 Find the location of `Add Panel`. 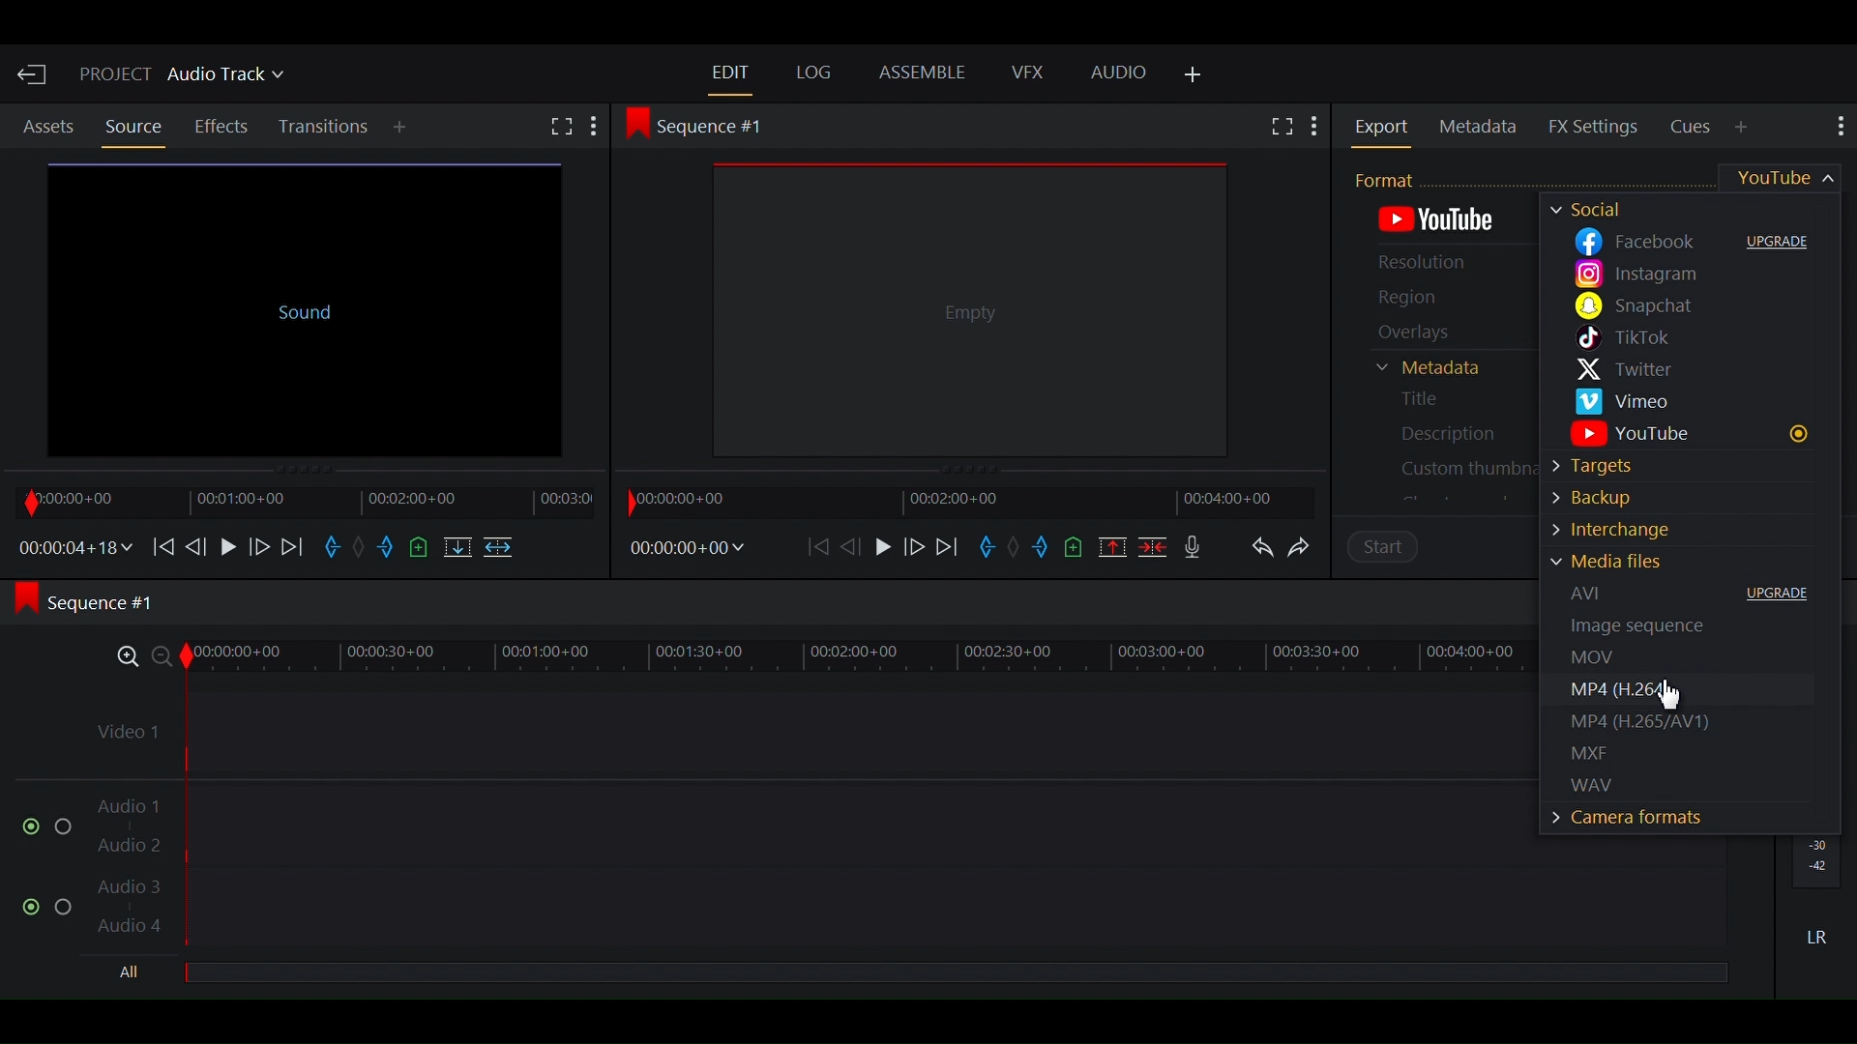

Add Panel is located at coordinates (403, 129).